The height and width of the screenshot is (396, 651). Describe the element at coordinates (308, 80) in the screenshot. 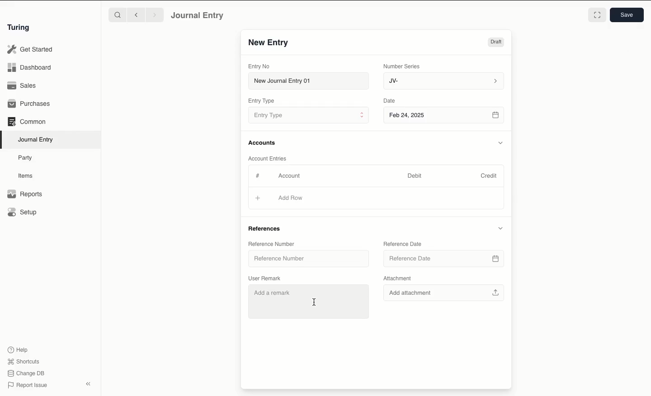

I see `New Journal Entry 01` at that location.